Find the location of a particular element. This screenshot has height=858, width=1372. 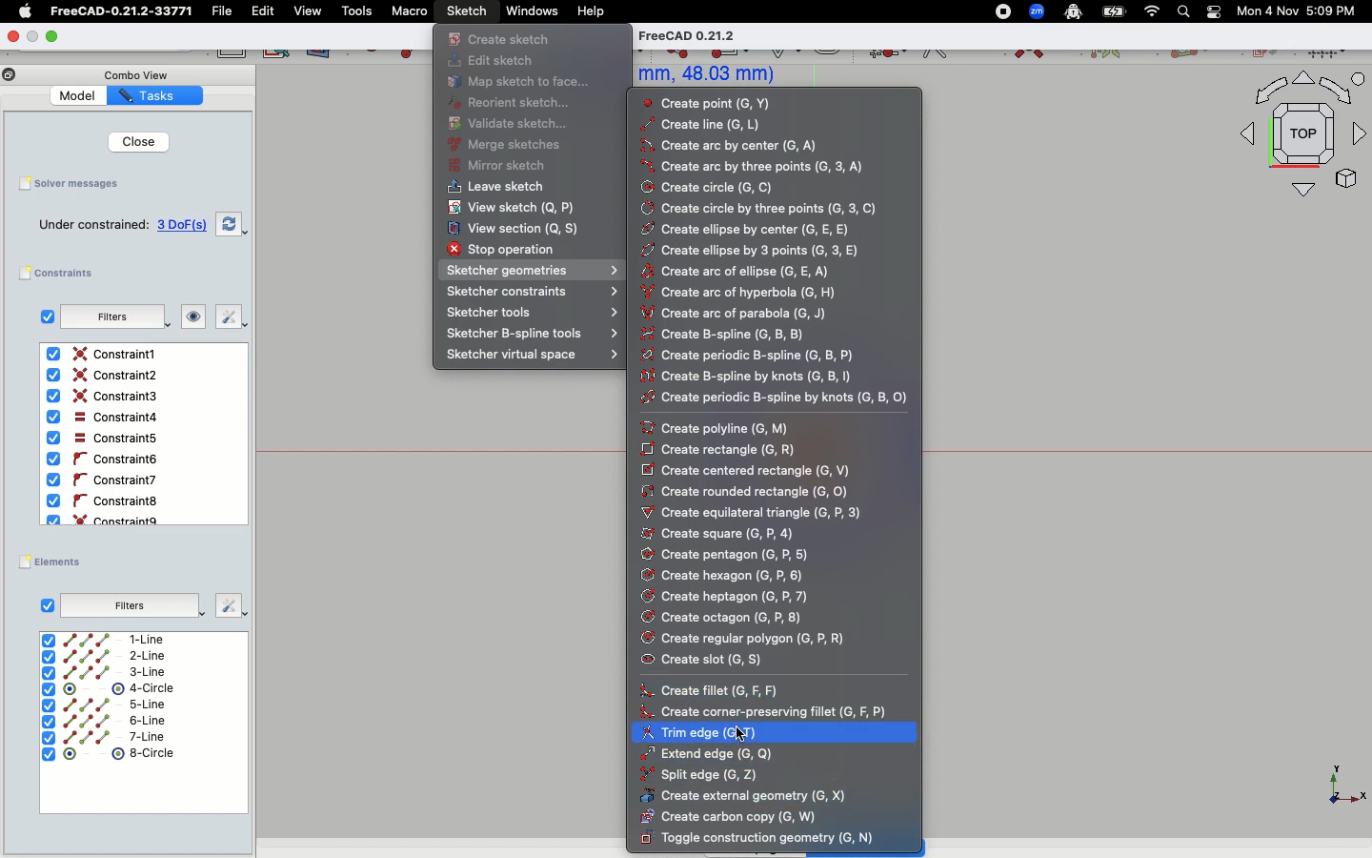

Map sketch to face is located at coordinates (516, 81).